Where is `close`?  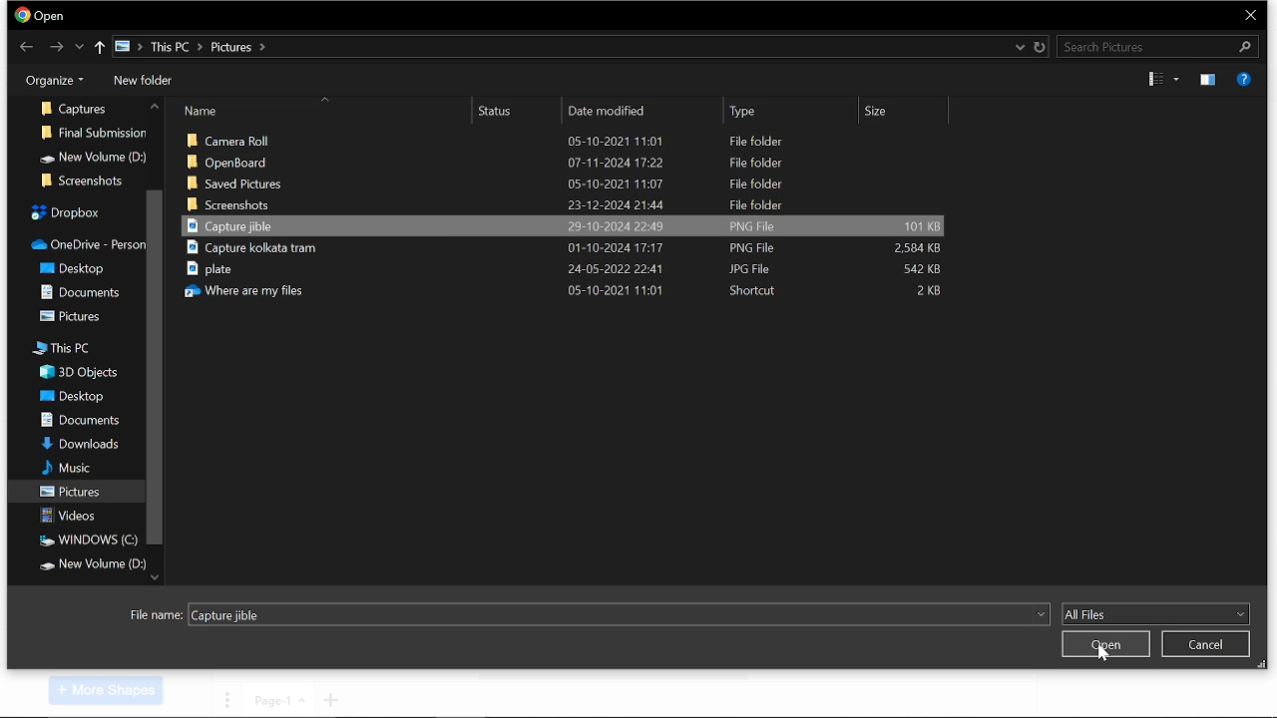 close is located at coordinates (1251, 15).